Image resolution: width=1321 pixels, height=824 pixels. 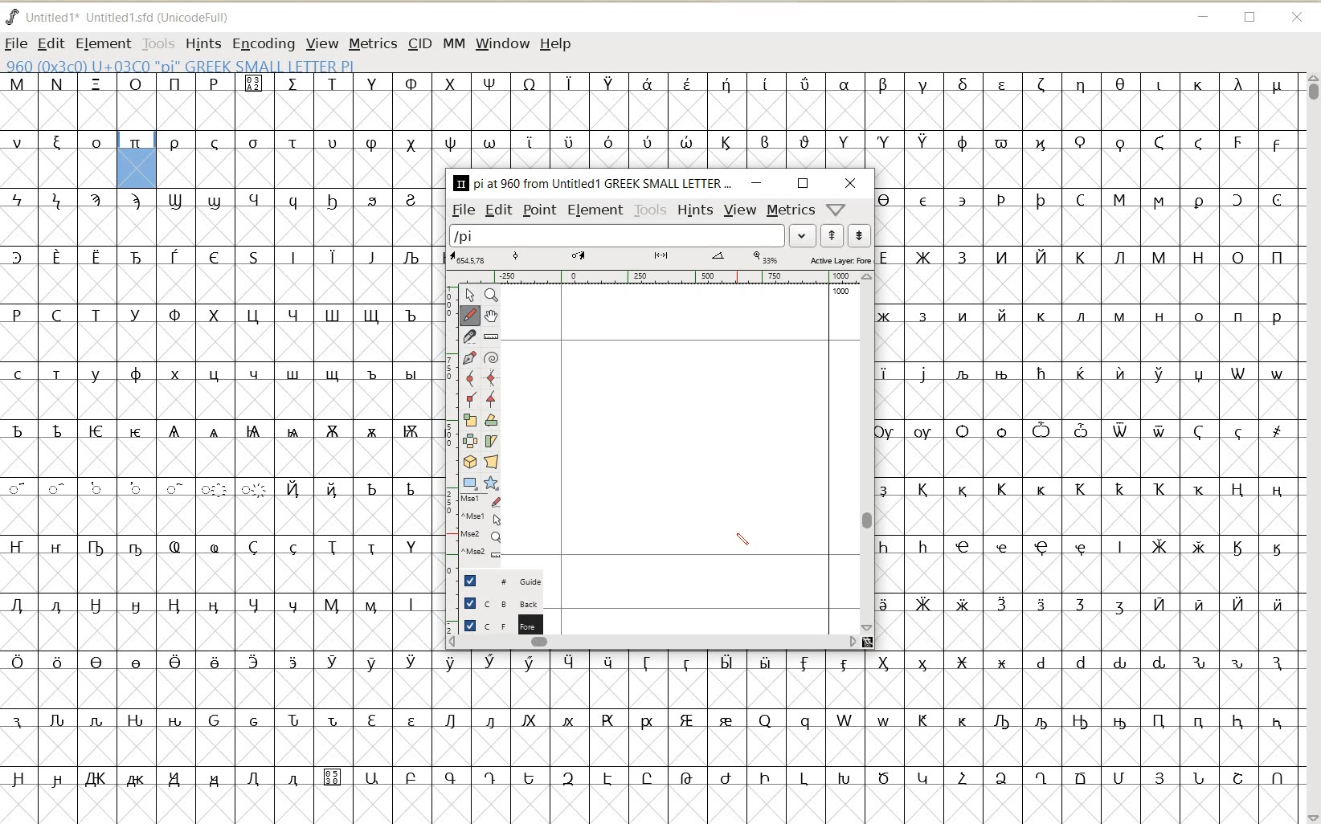 What do you see at coordinates (845, 235) in the screenshot?
I see `show previous/next word list` at bounding box center [845, 235].